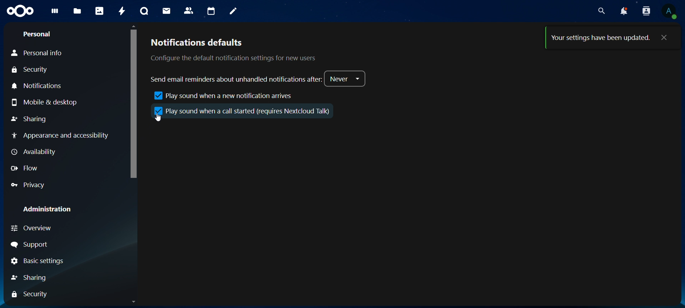  Describe the element at coordinates (44, 103) in the screenshot. I see `Mobile & desktop` at that location.